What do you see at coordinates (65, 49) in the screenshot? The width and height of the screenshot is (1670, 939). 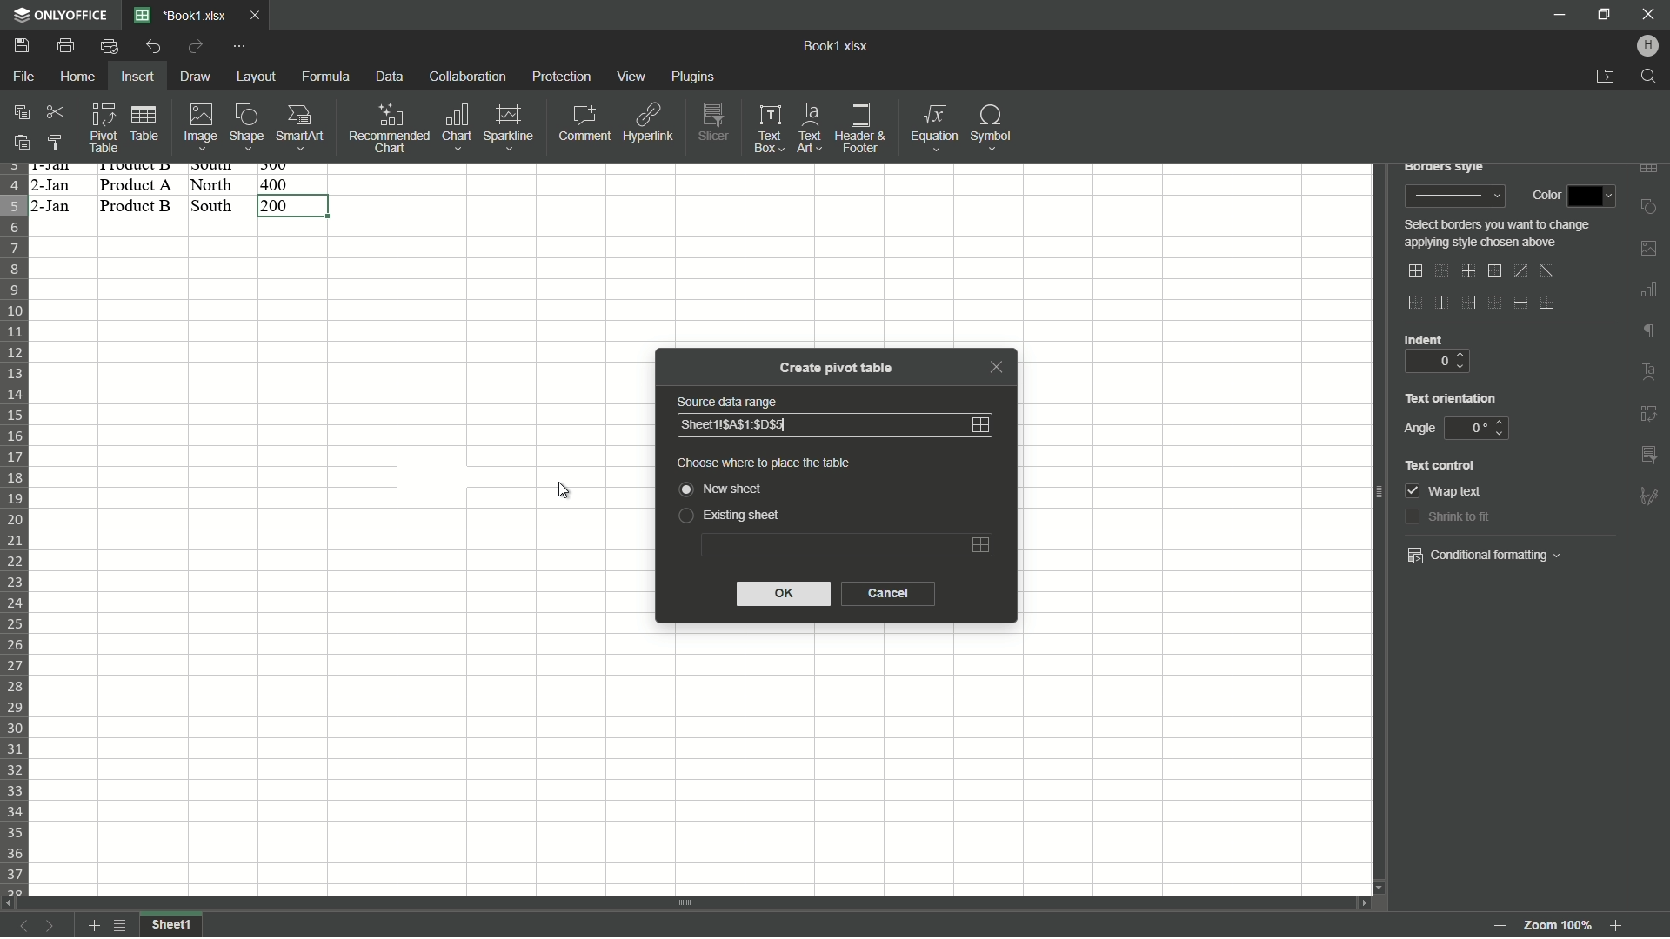 I see `Print file` at bounding box center [65, 49].